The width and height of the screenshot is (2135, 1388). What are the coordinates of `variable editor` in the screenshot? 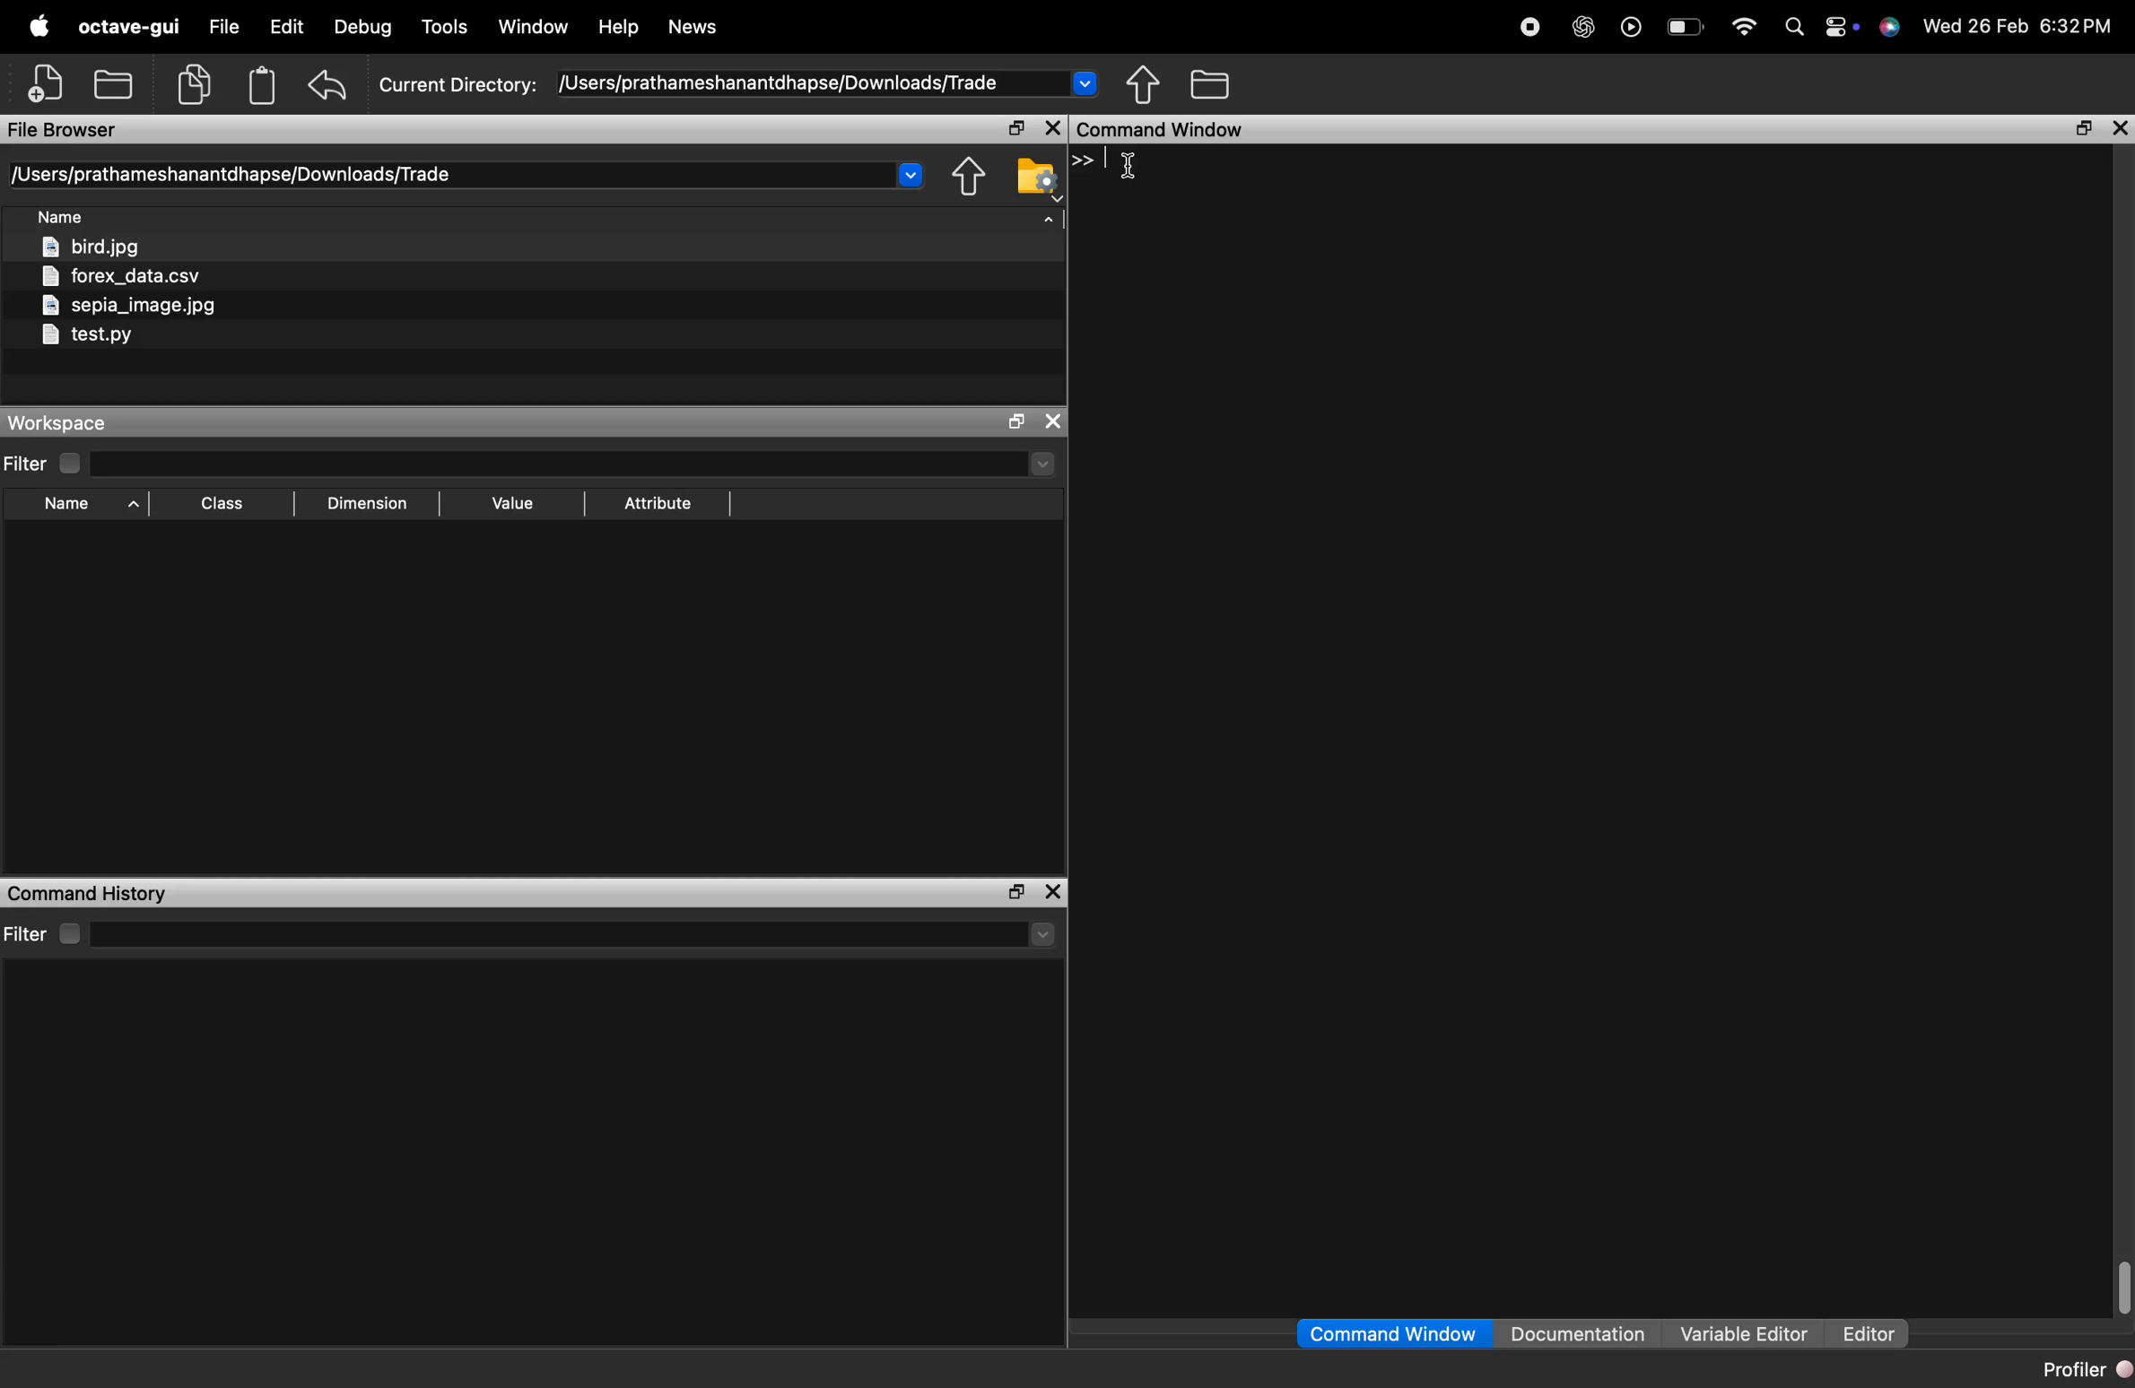 It's located at (1745, 1333).